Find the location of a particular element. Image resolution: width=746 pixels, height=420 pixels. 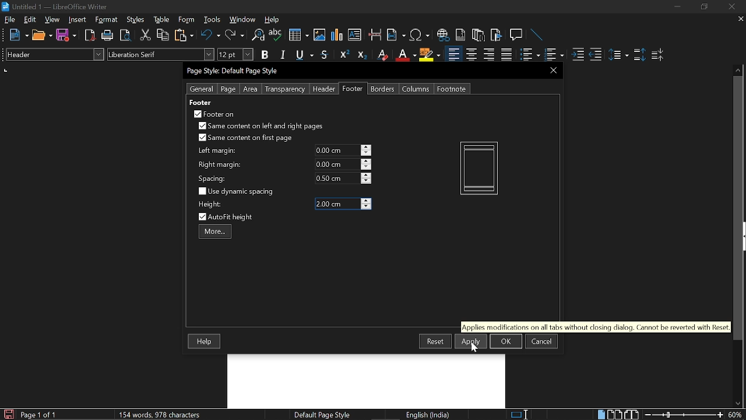

Print is located at coordinates (108, 36).